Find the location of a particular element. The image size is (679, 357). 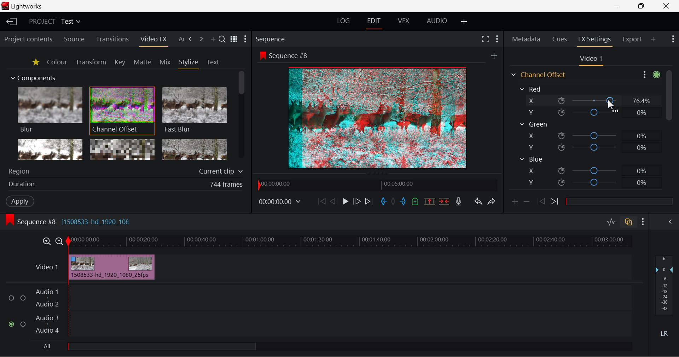

Mosaic is located at coordinates (122, 149).